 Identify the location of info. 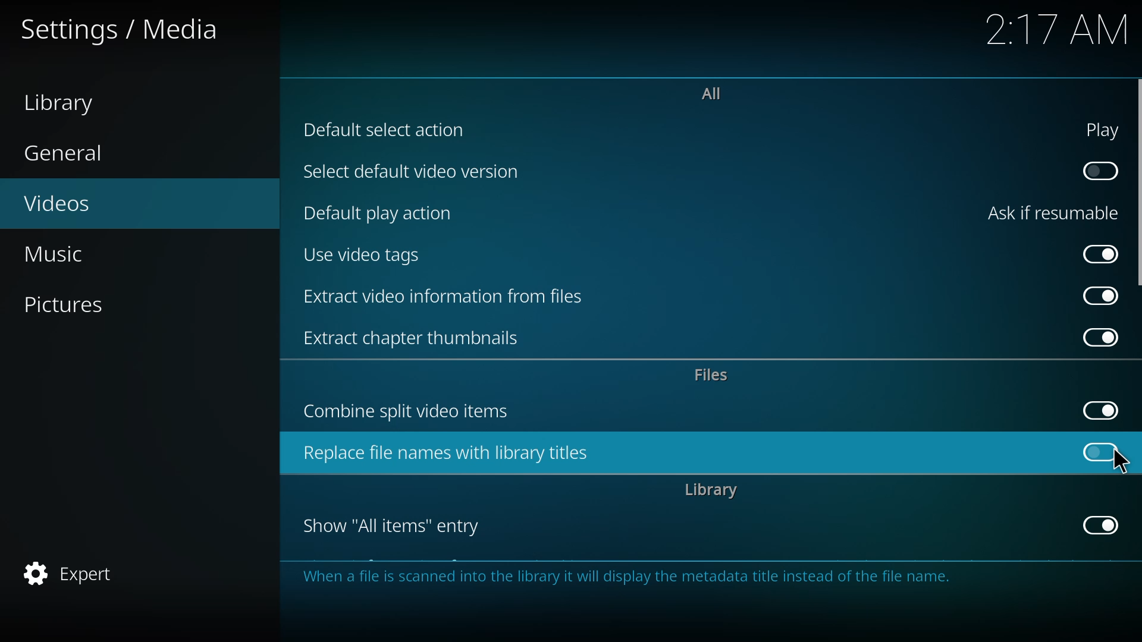
(630, 579).